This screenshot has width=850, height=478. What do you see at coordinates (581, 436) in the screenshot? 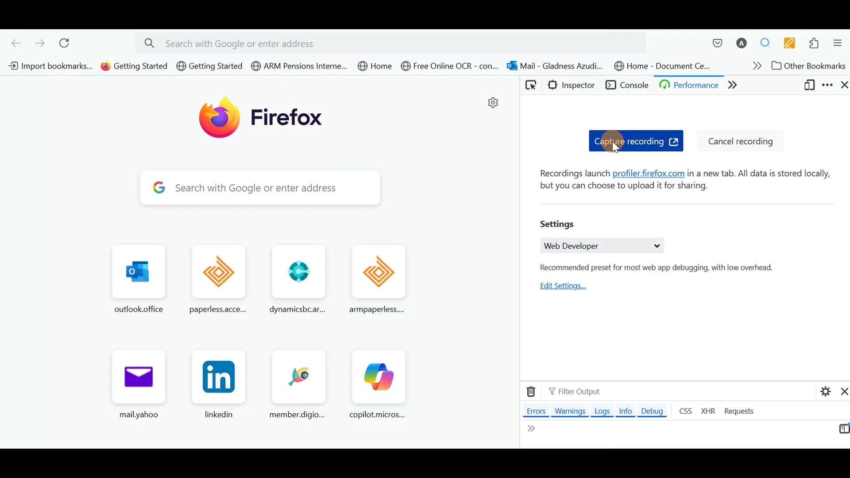
I see `Line editor` at bounding box center [581, 436].